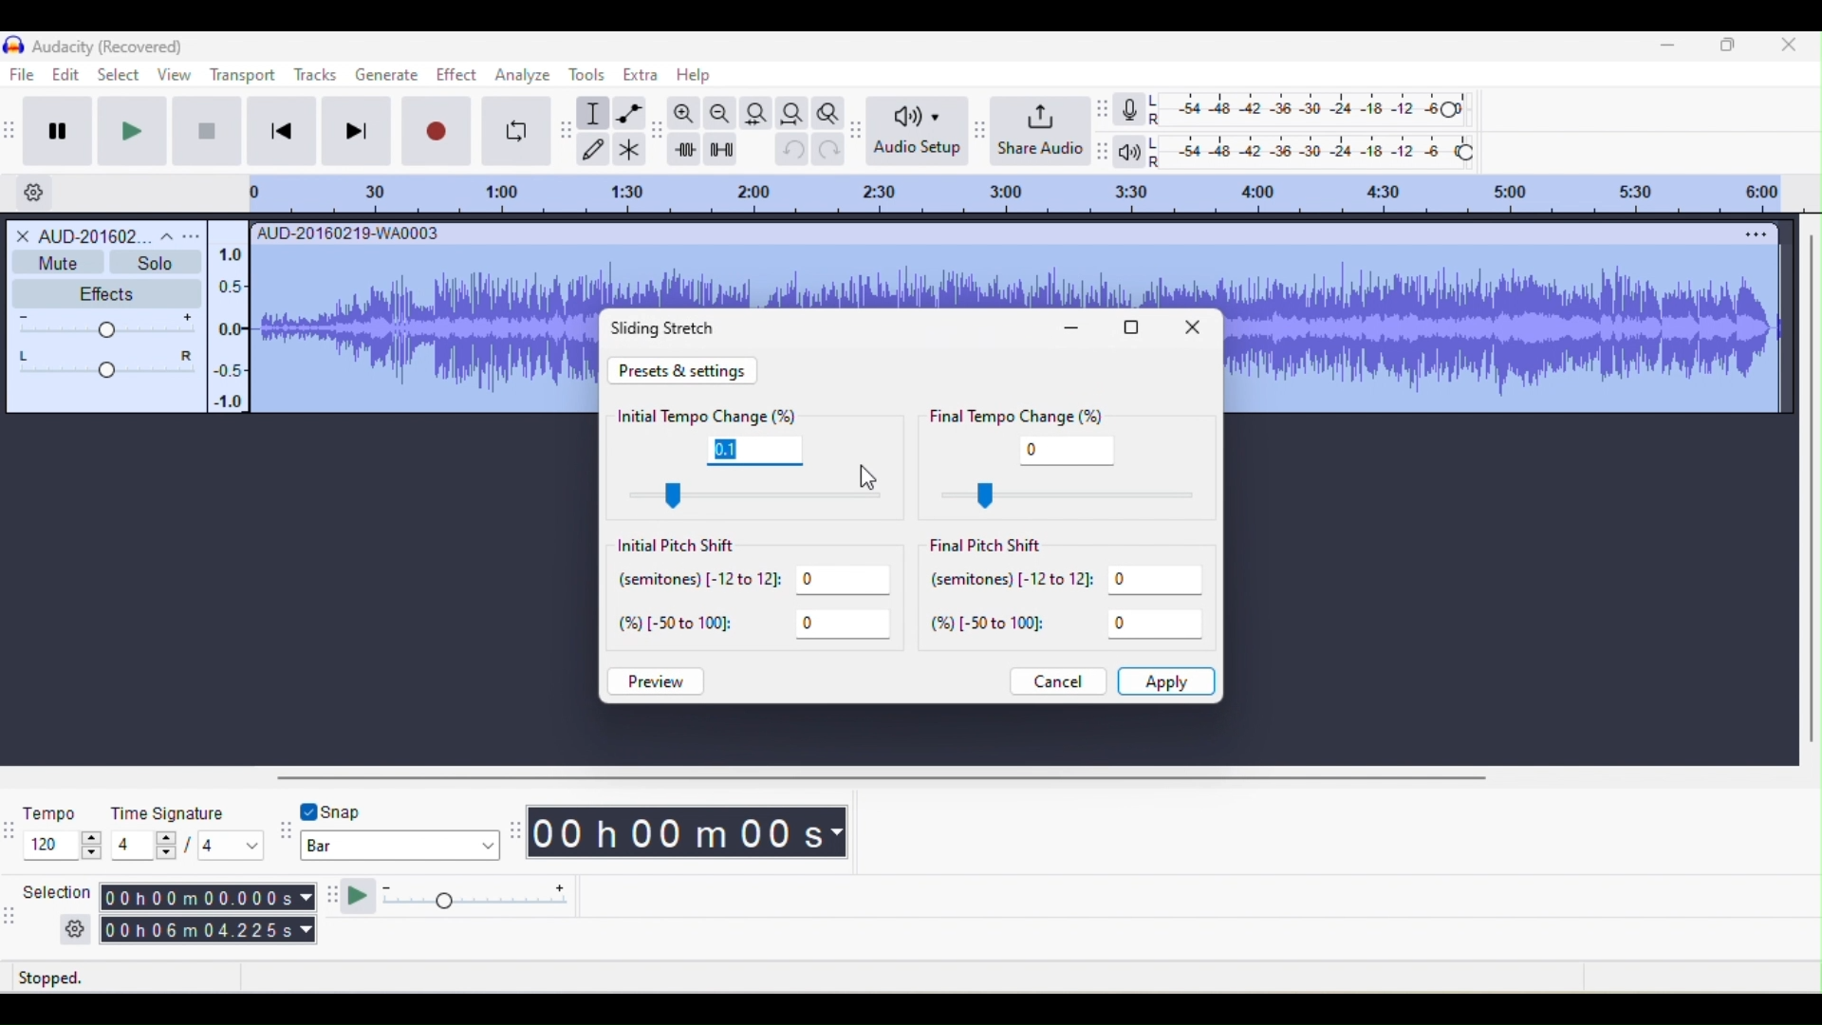 The width and height of the screenshot is (1822, 1025). Describe the element at coordinates (1074, 328) in the screenshot. I see `minimize` at that location.